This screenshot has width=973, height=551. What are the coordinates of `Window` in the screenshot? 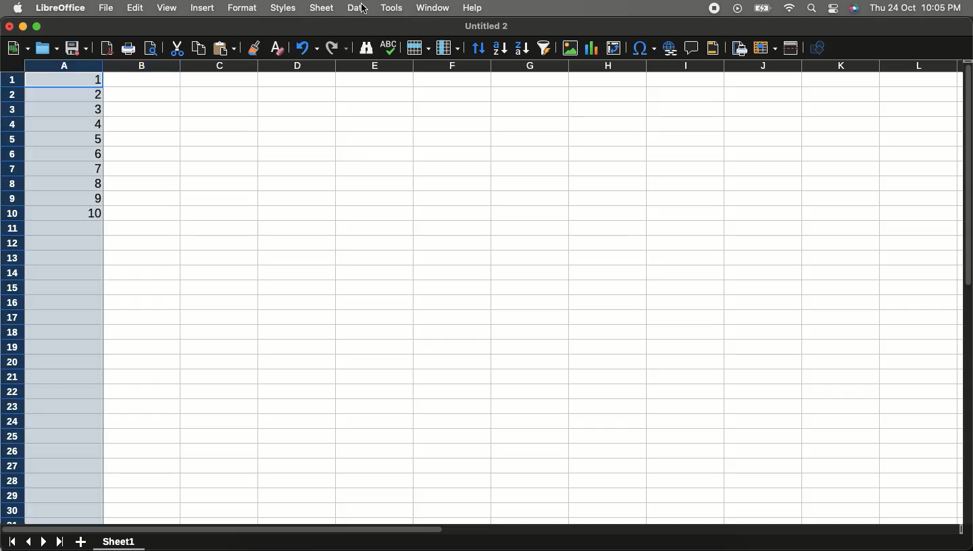 It's located at (432, 8).